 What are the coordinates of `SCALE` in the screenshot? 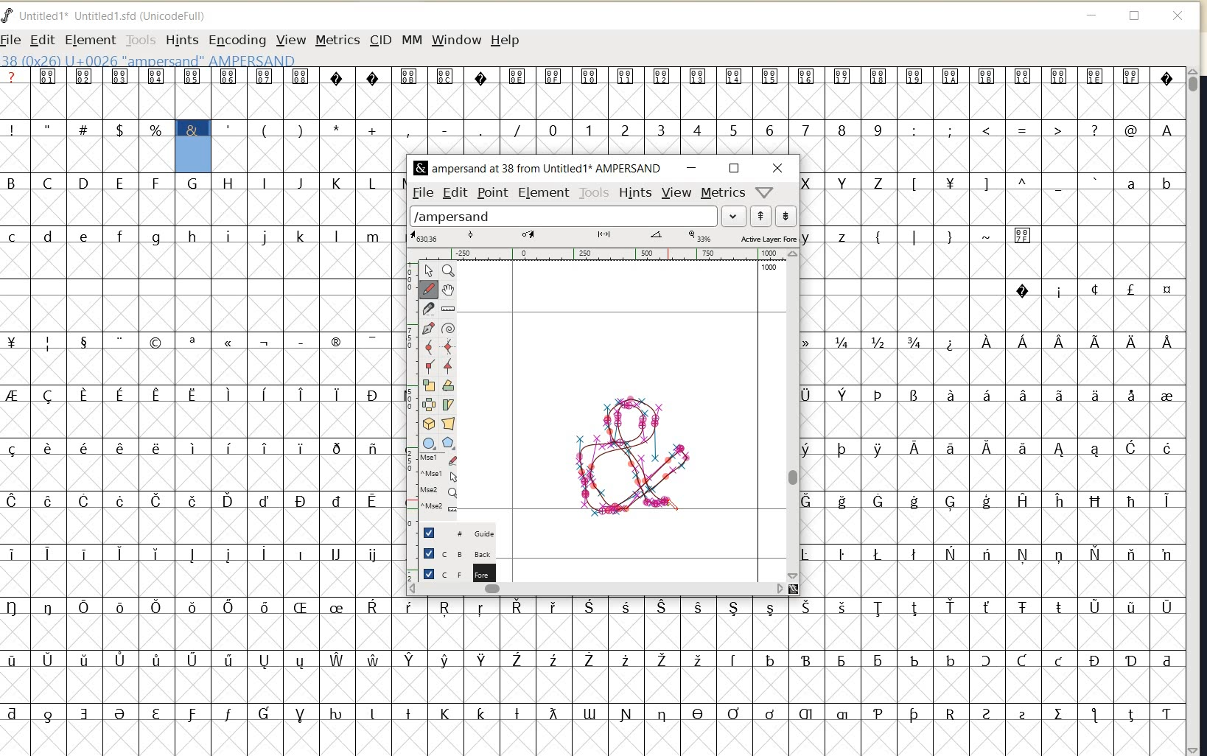 It's located at (409, 391).